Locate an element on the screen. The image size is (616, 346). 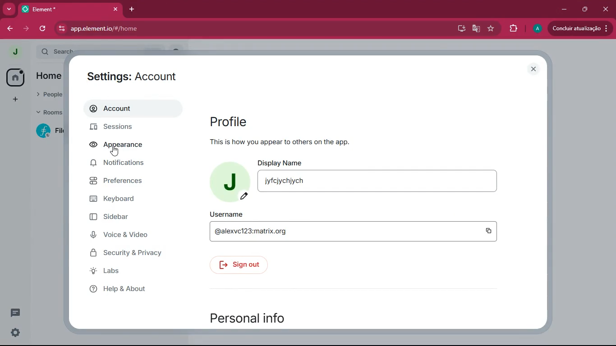
conversations is located at coordinates (12, 312).